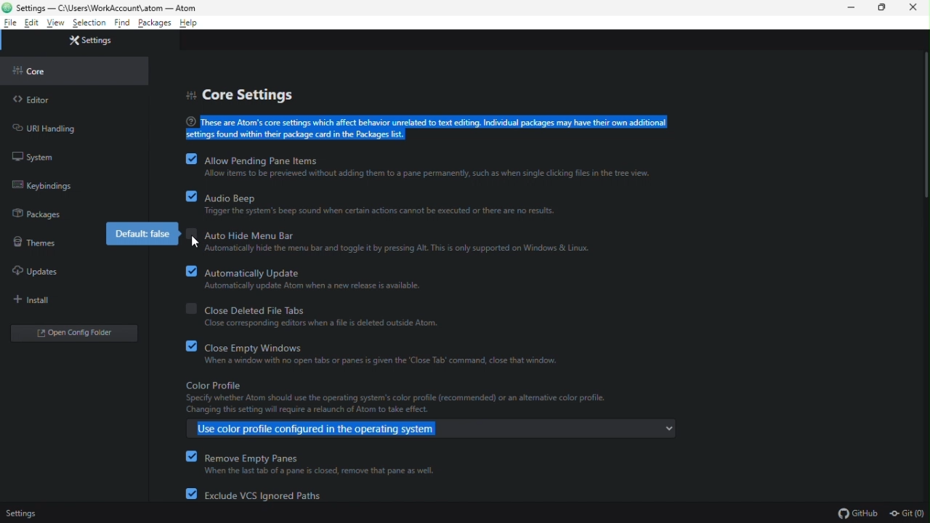 The image size is (930, 523). What do you see at coordinates (416, 206) in the screenshot?
I see `Audio Beep
Tigger the system's beep sound when certain actions cannot be executed or there are no results.` at bounding box center [416, 206].